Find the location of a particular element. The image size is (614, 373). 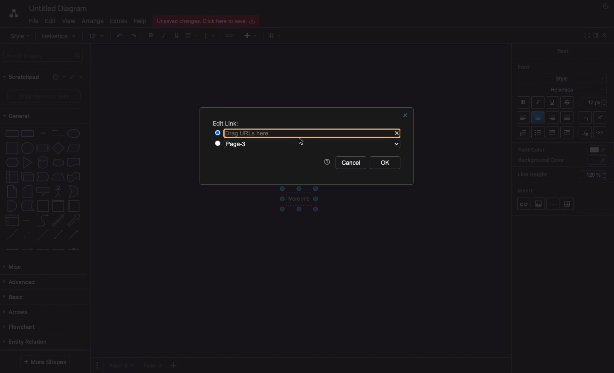

Subscript is located at coordinates (602, 116).